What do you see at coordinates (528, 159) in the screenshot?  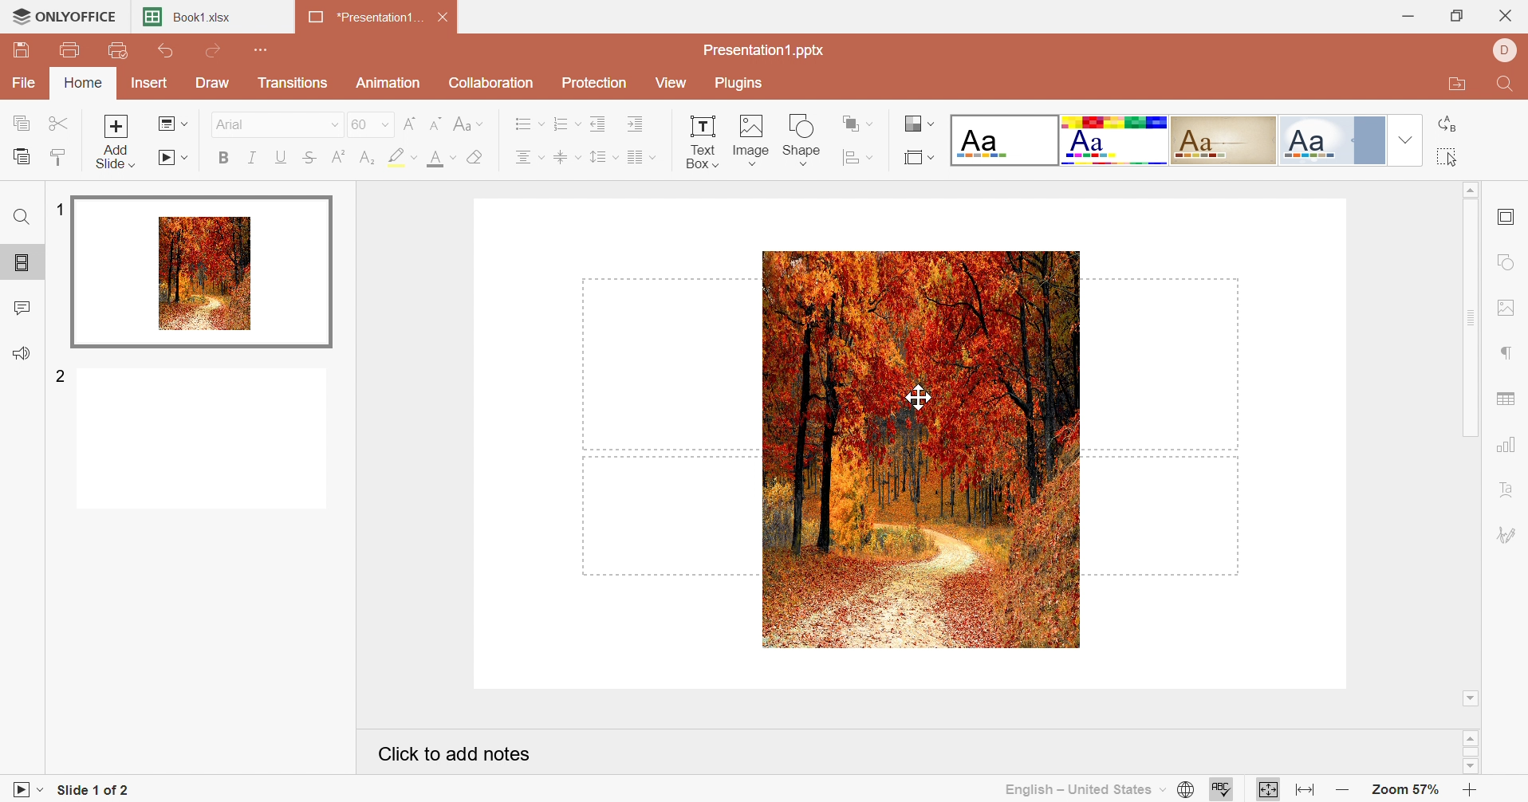 I see `Horizontal align` at bounding box center [528, 159].